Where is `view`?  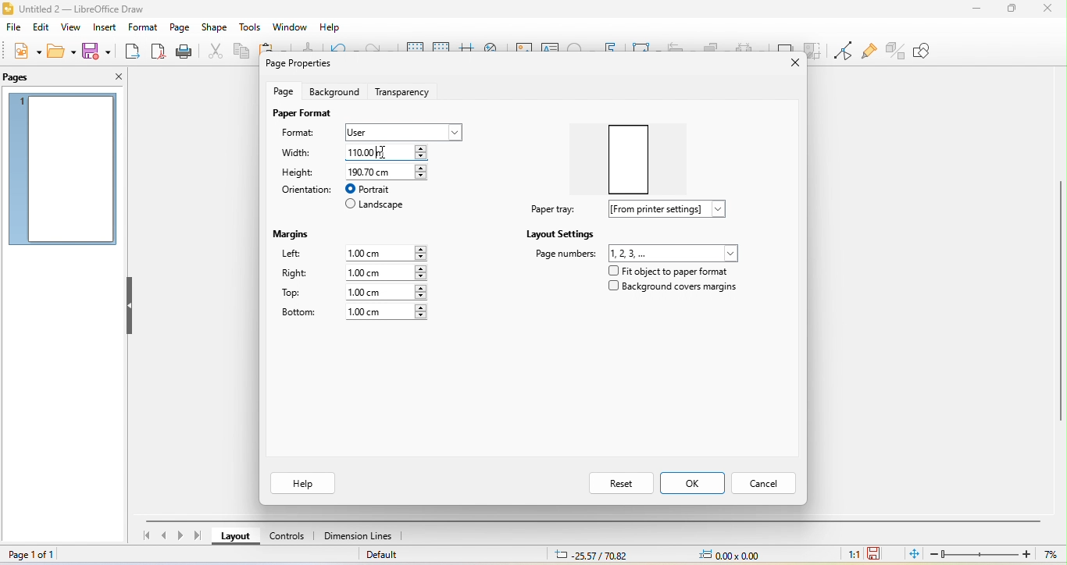 view is located at coordinates (70, 29).